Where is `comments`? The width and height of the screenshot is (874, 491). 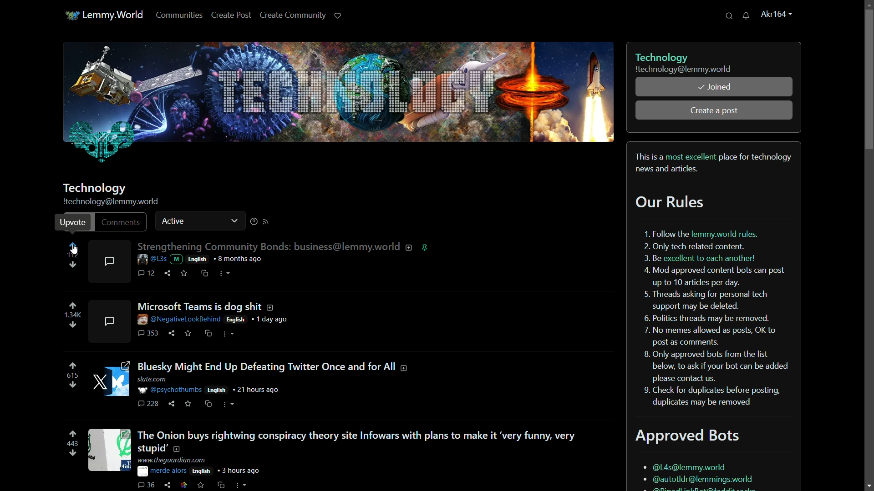
comments is located at coordinates (148, 332).